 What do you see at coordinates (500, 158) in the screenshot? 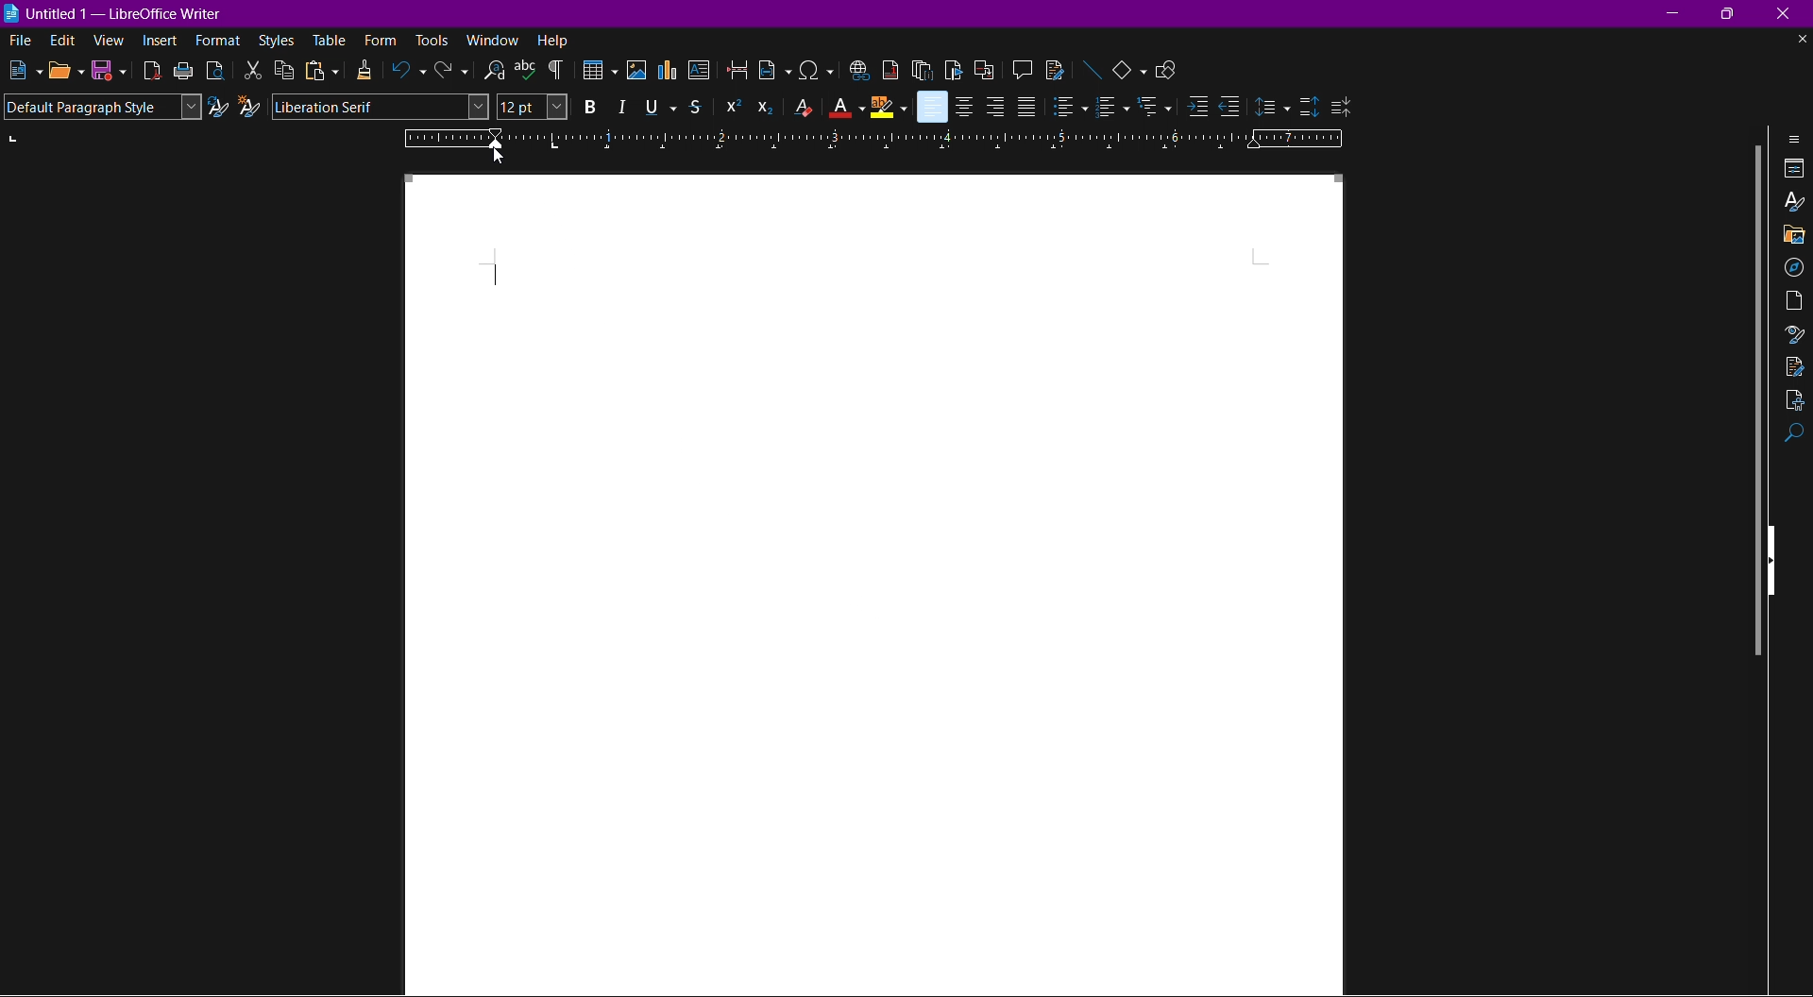
I see `cursor` at bounding box center [500, 158].